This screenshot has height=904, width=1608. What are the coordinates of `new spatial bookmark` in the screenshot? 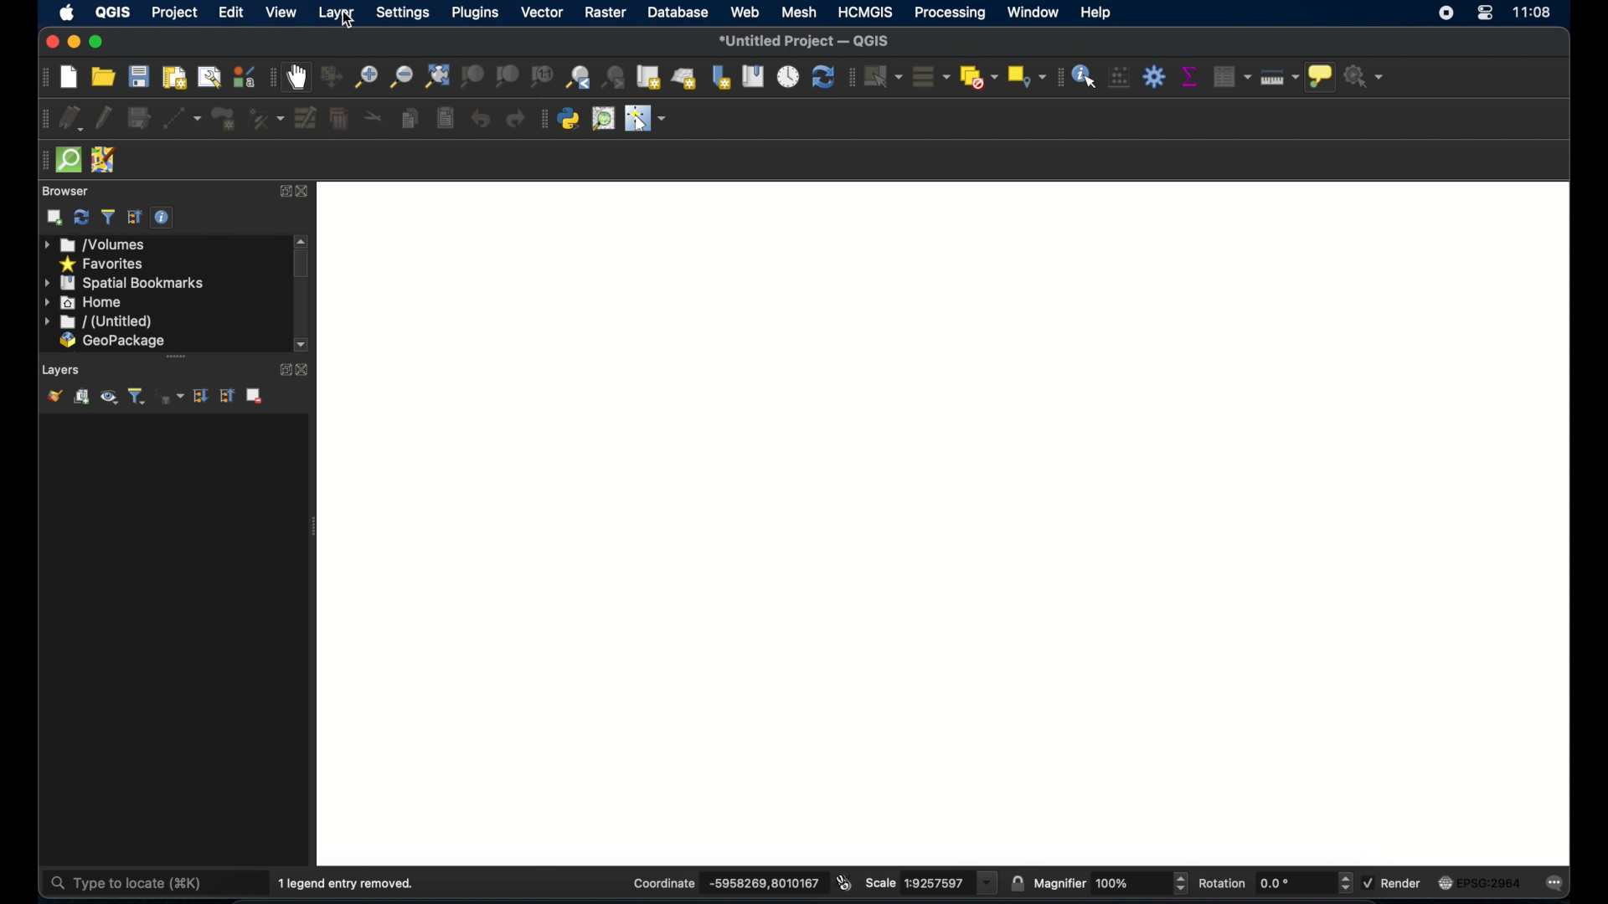 It's located at (722, 76).